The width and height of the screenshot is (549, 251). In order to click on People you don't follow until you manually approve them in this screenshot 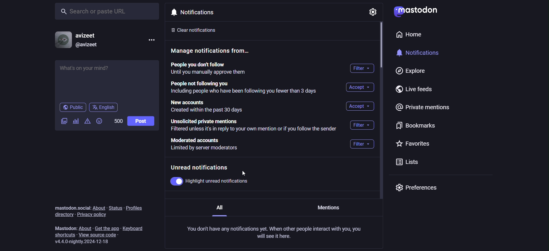, I will do `click(211, 69)`.